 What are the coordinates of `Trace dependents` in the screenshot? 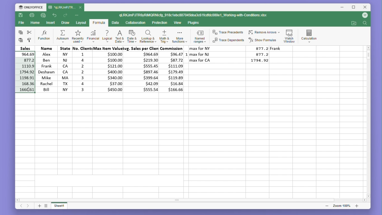 It's located at (229, 40).